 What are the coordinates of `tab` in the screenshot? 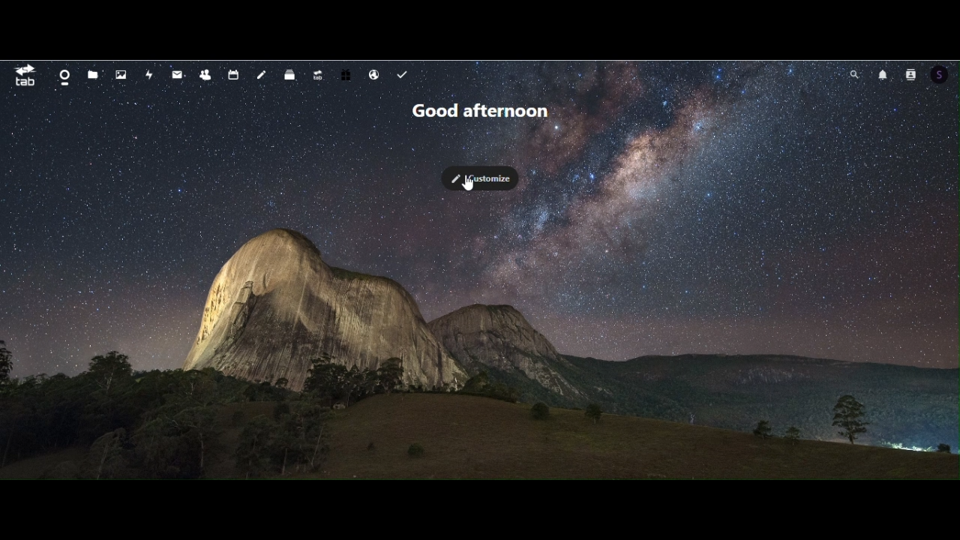 It's located at (23, 76).